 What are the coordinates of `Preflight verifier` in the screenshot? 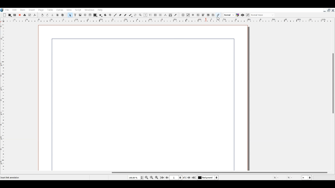 It's located at (30, 15).